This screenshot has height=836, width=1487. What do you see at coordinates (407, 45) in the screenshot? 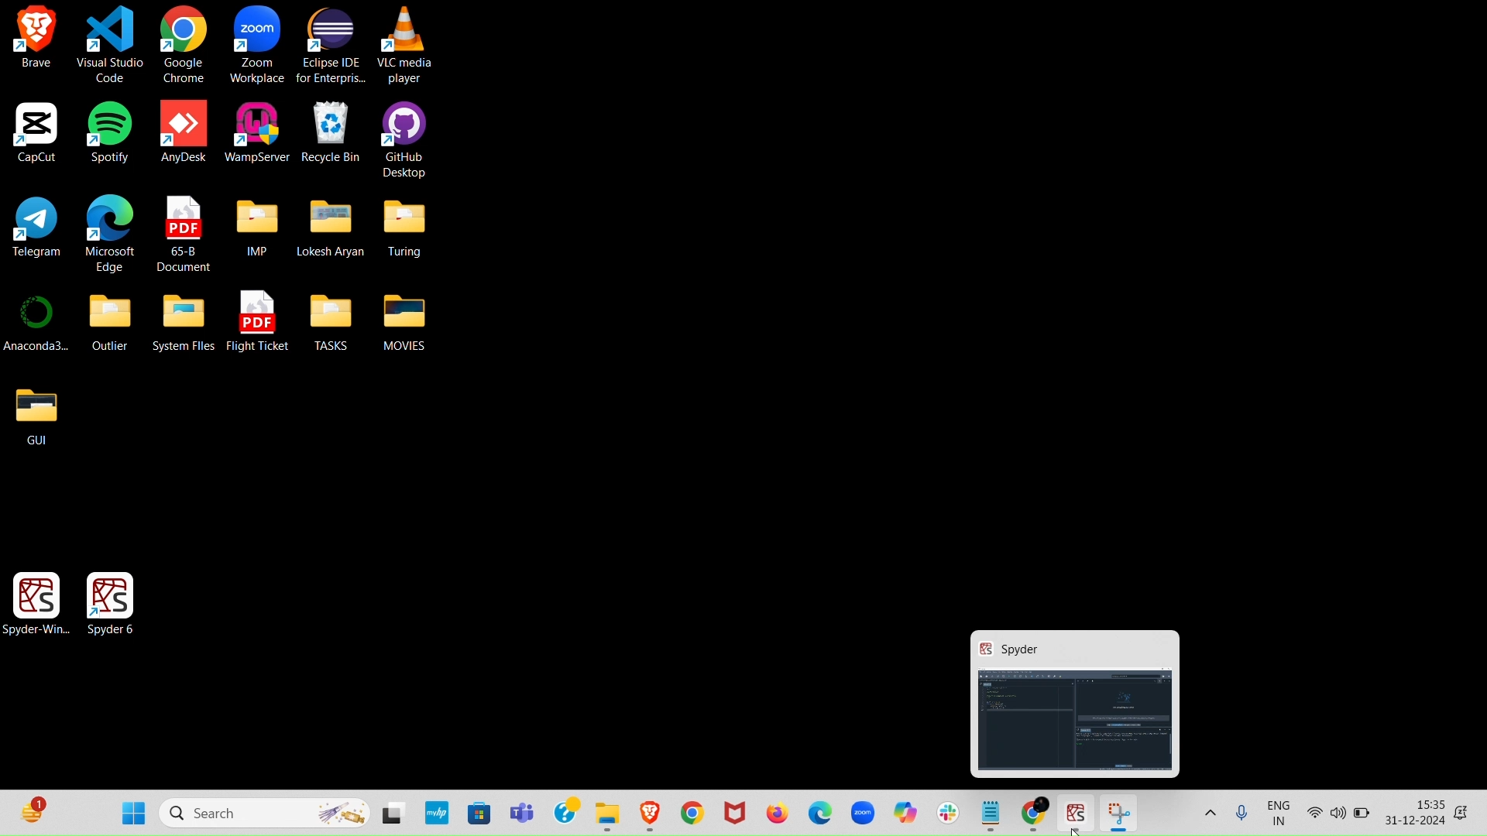
I see `VLC media player` at bounding box center [407, 45].